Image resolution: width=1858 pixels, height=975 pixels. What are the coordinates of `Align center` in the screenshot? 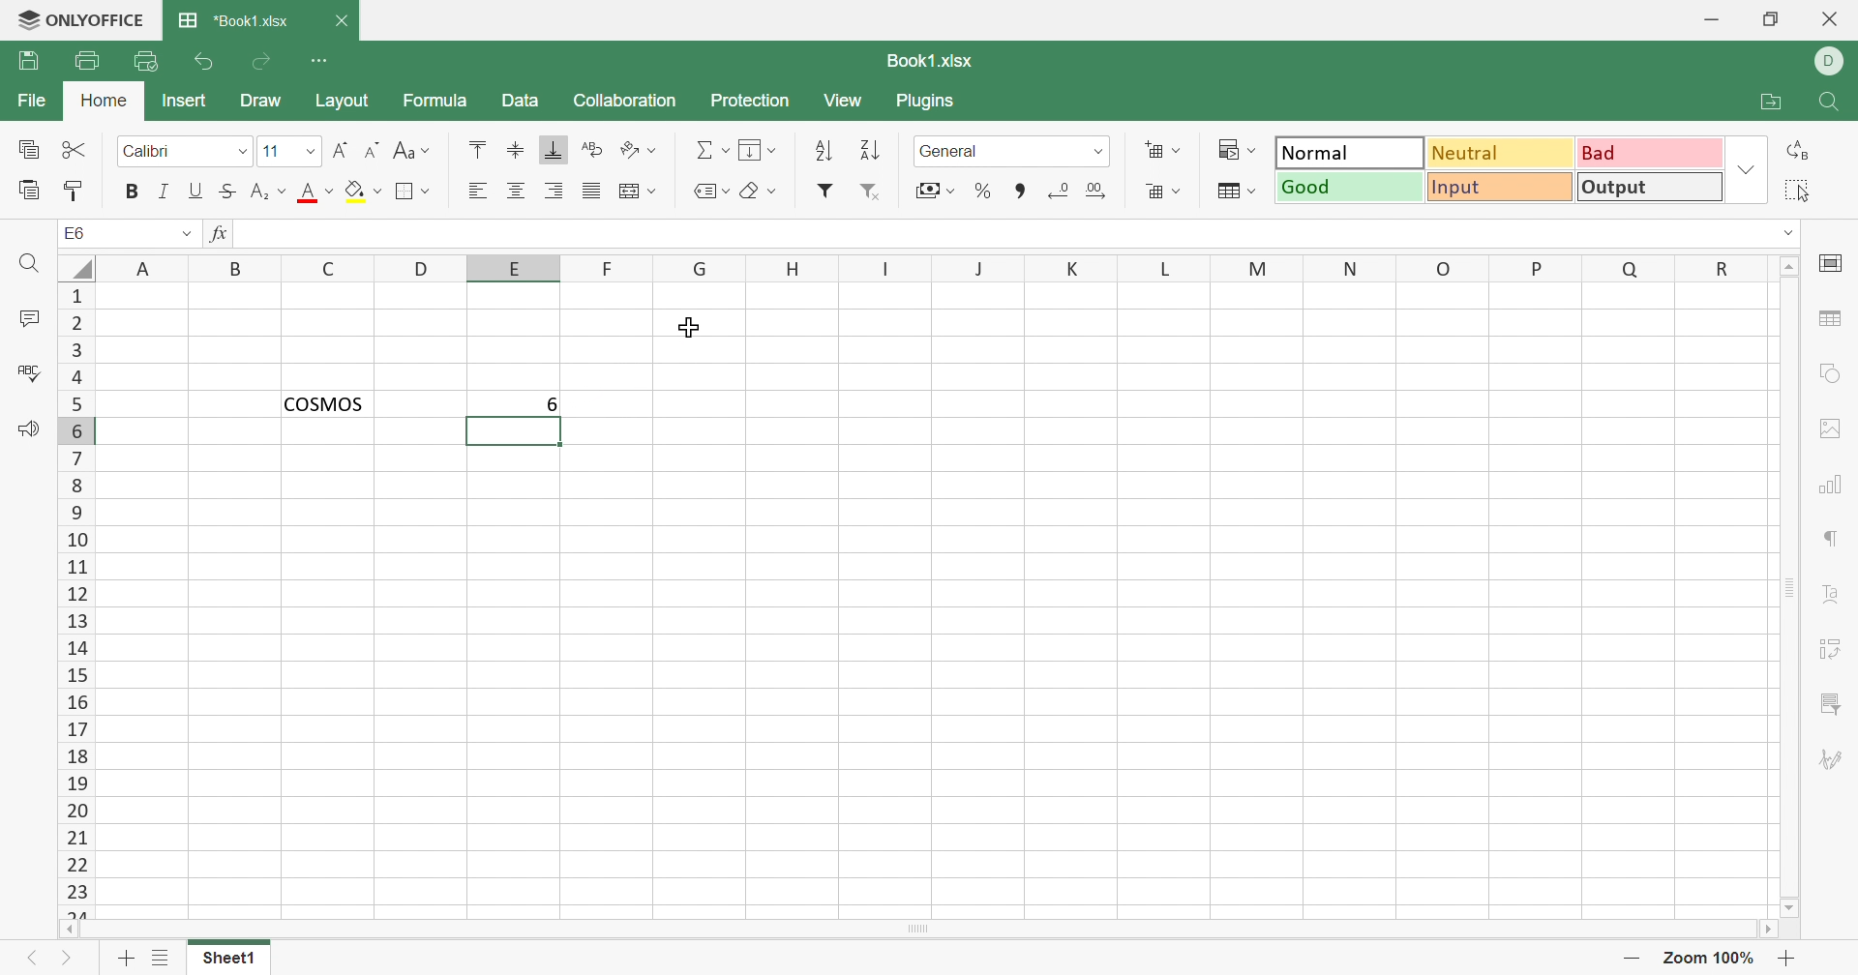 It's located at (516, 192).